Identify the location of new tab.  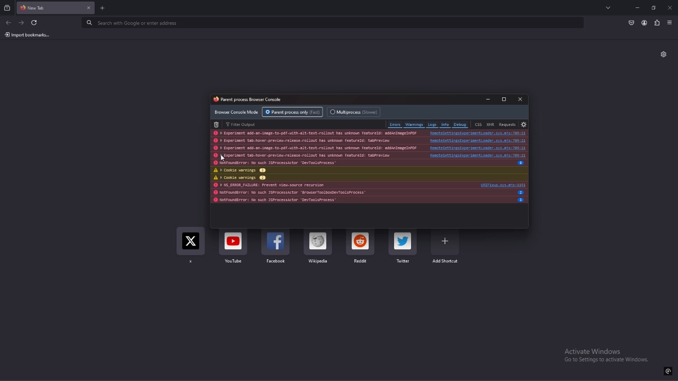
(103, 8).